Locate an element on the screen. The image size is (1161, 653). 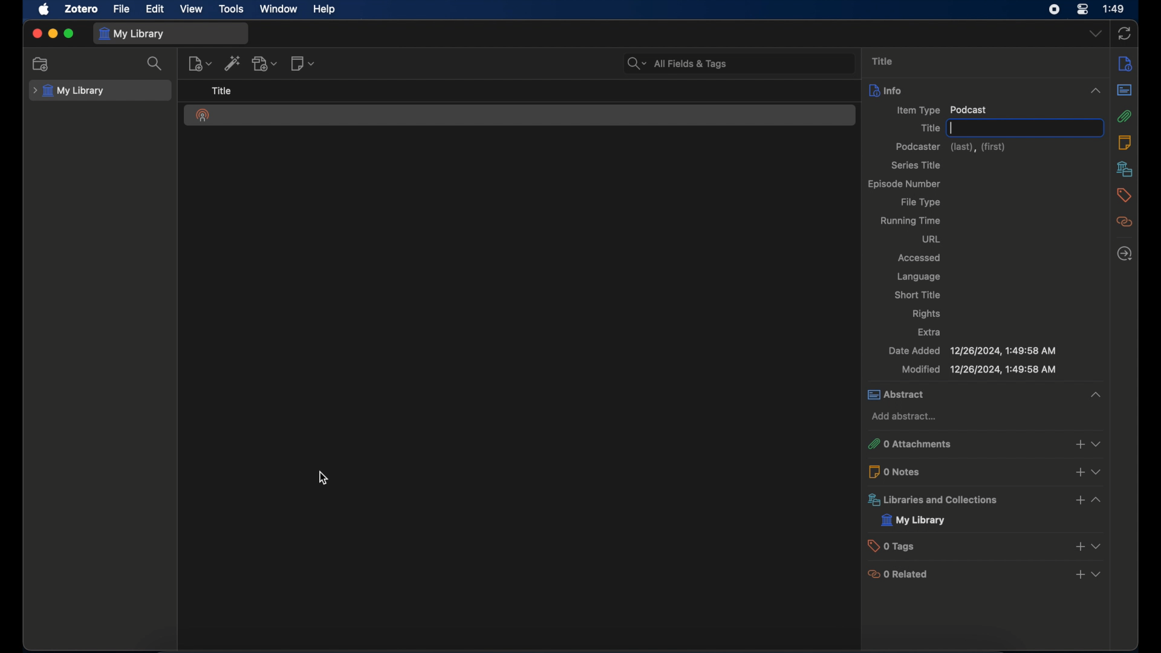
modified 12/26/2024, 1:49:58 AM is located at coordinates (979, 370).